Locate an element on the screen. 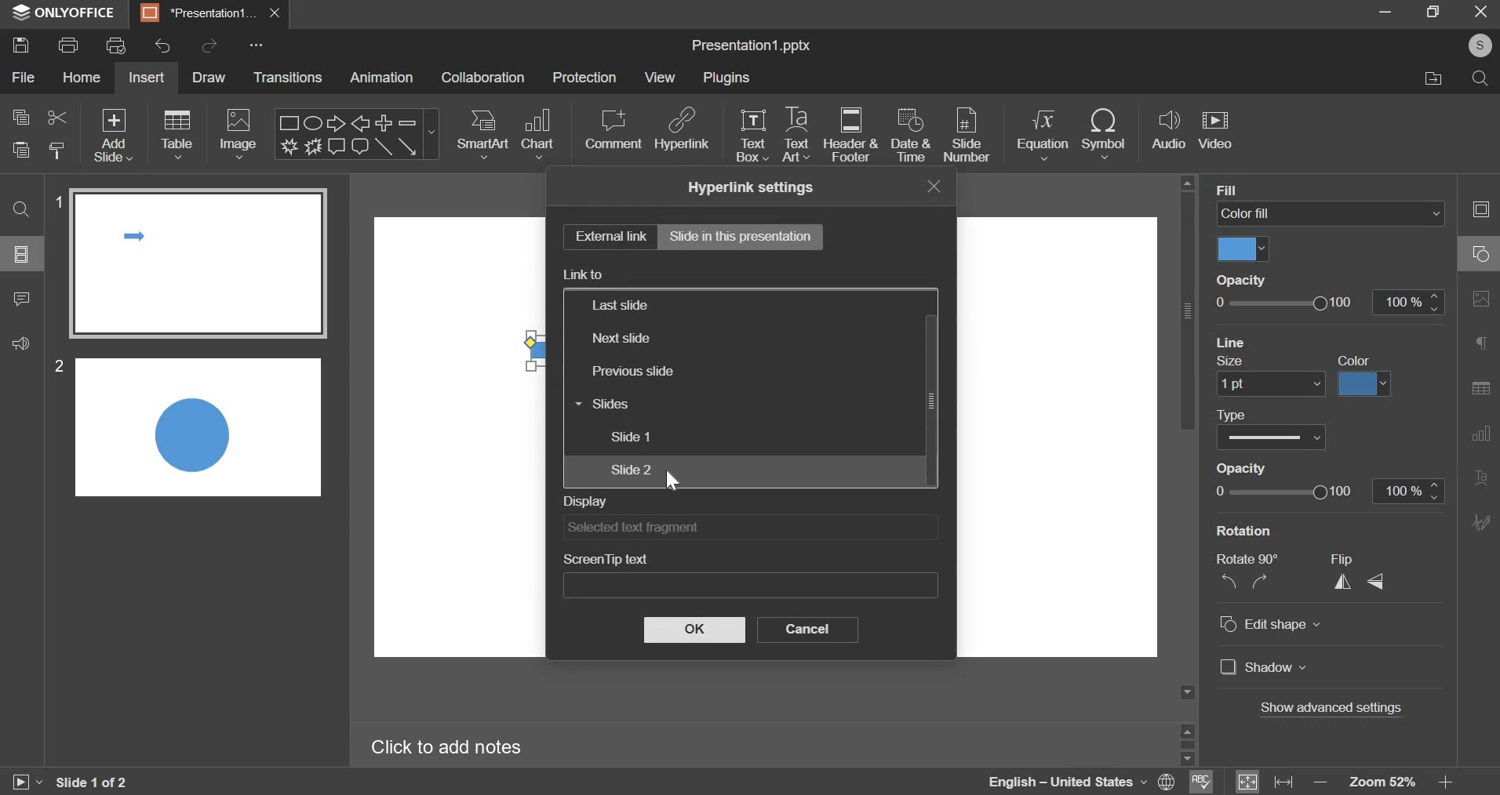 Image resolution: width=1500 pixels, height=795 pixels. Line is located at coordinates (383, 147).